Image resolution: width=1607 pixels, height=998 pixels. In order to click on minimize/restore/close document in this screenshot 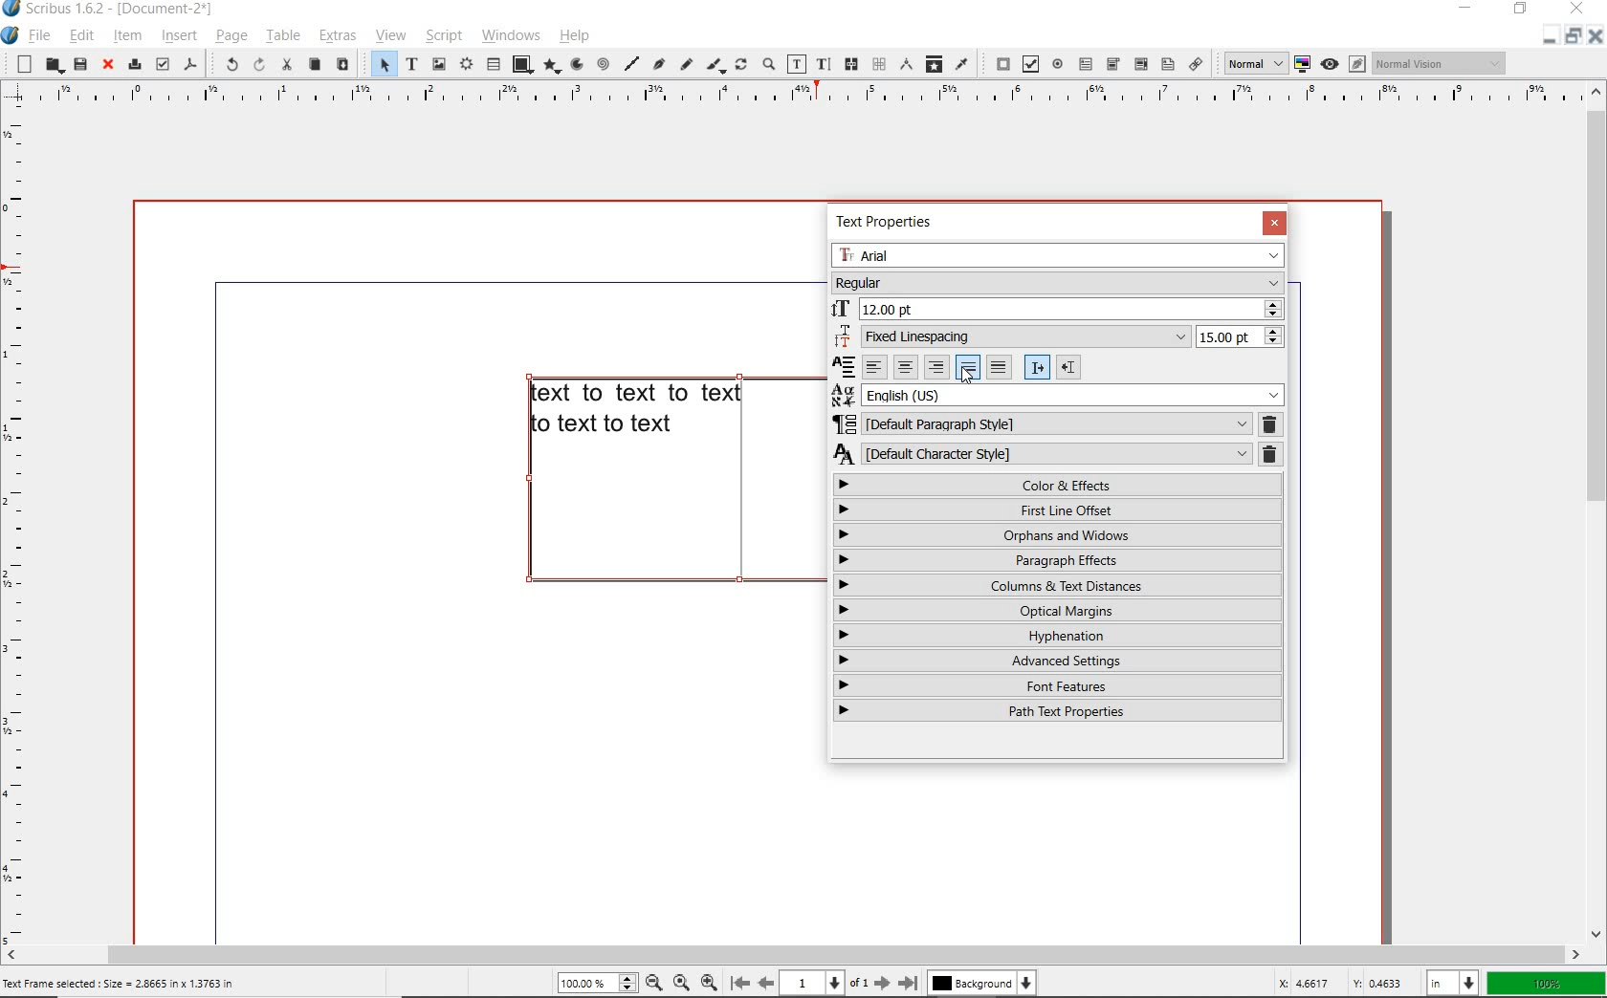, I will do `click(1574, 35)`.